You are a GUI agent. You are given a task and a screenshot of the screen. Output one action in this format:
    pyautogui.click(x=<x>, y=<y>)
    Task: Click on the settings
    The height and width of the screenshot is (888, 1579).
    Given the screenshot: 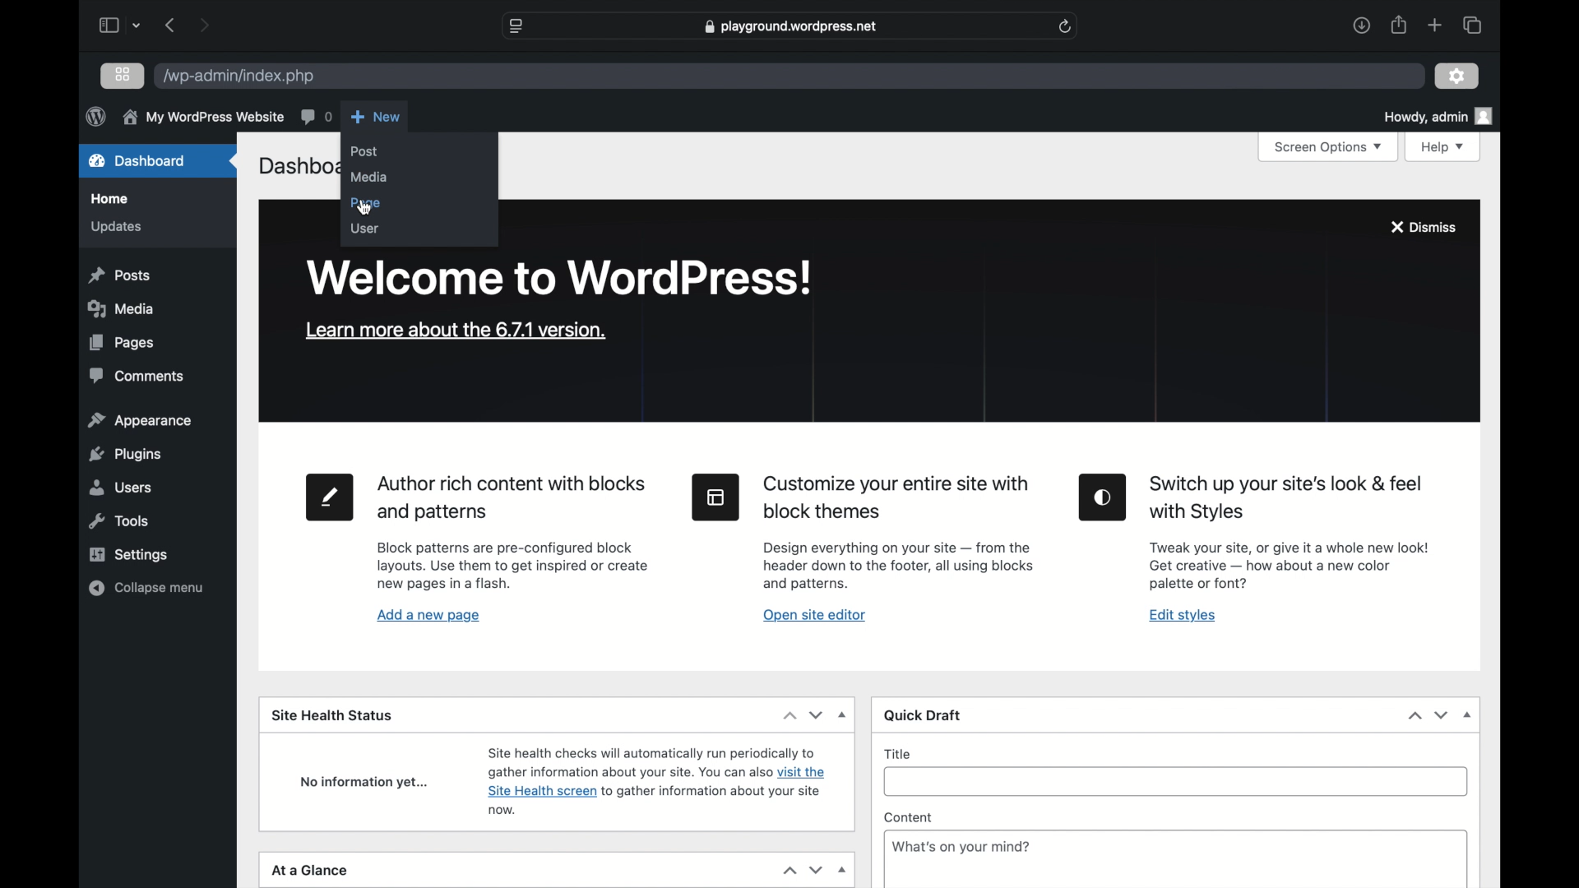 What is the action you would take?
    pyautogui.click(x=129, y=555)
    